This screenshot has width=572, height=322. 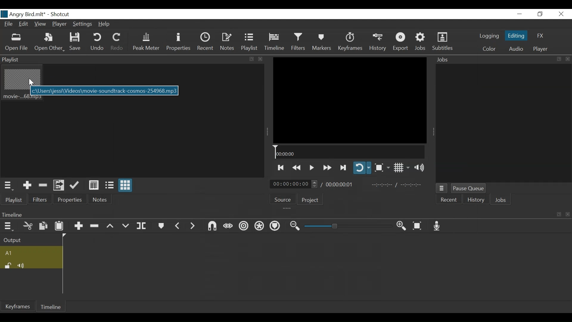 What do you see at coordinates (161, 225) in the screenshot?
I see `Markers` at bounding box center [161, 225].